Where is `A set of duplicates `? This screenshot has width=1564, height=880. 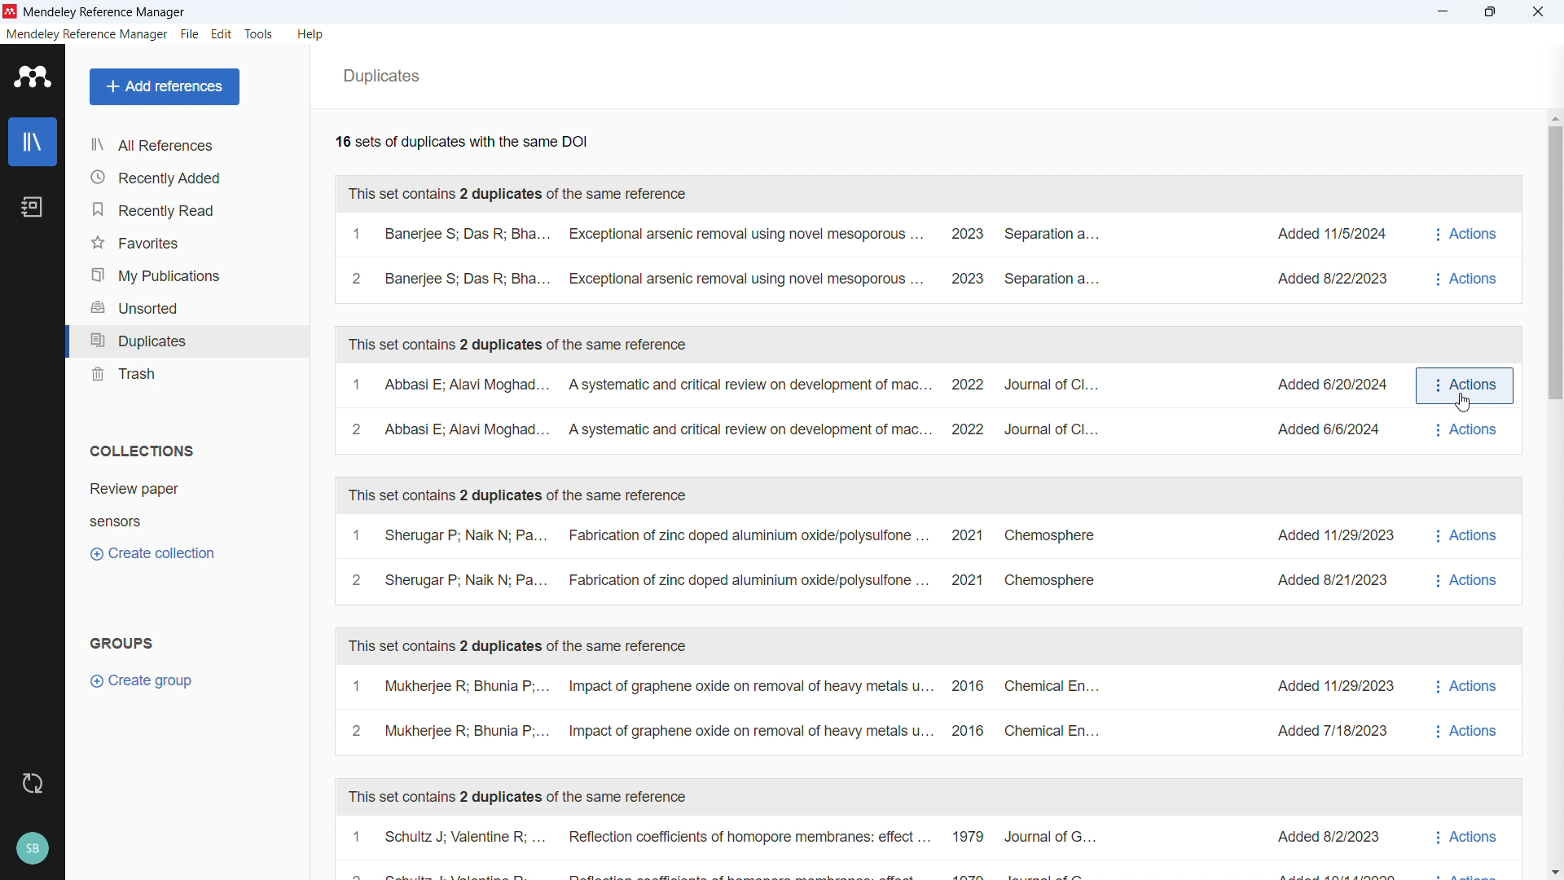 A set of duplicates  is located at coordinates (876, 847).